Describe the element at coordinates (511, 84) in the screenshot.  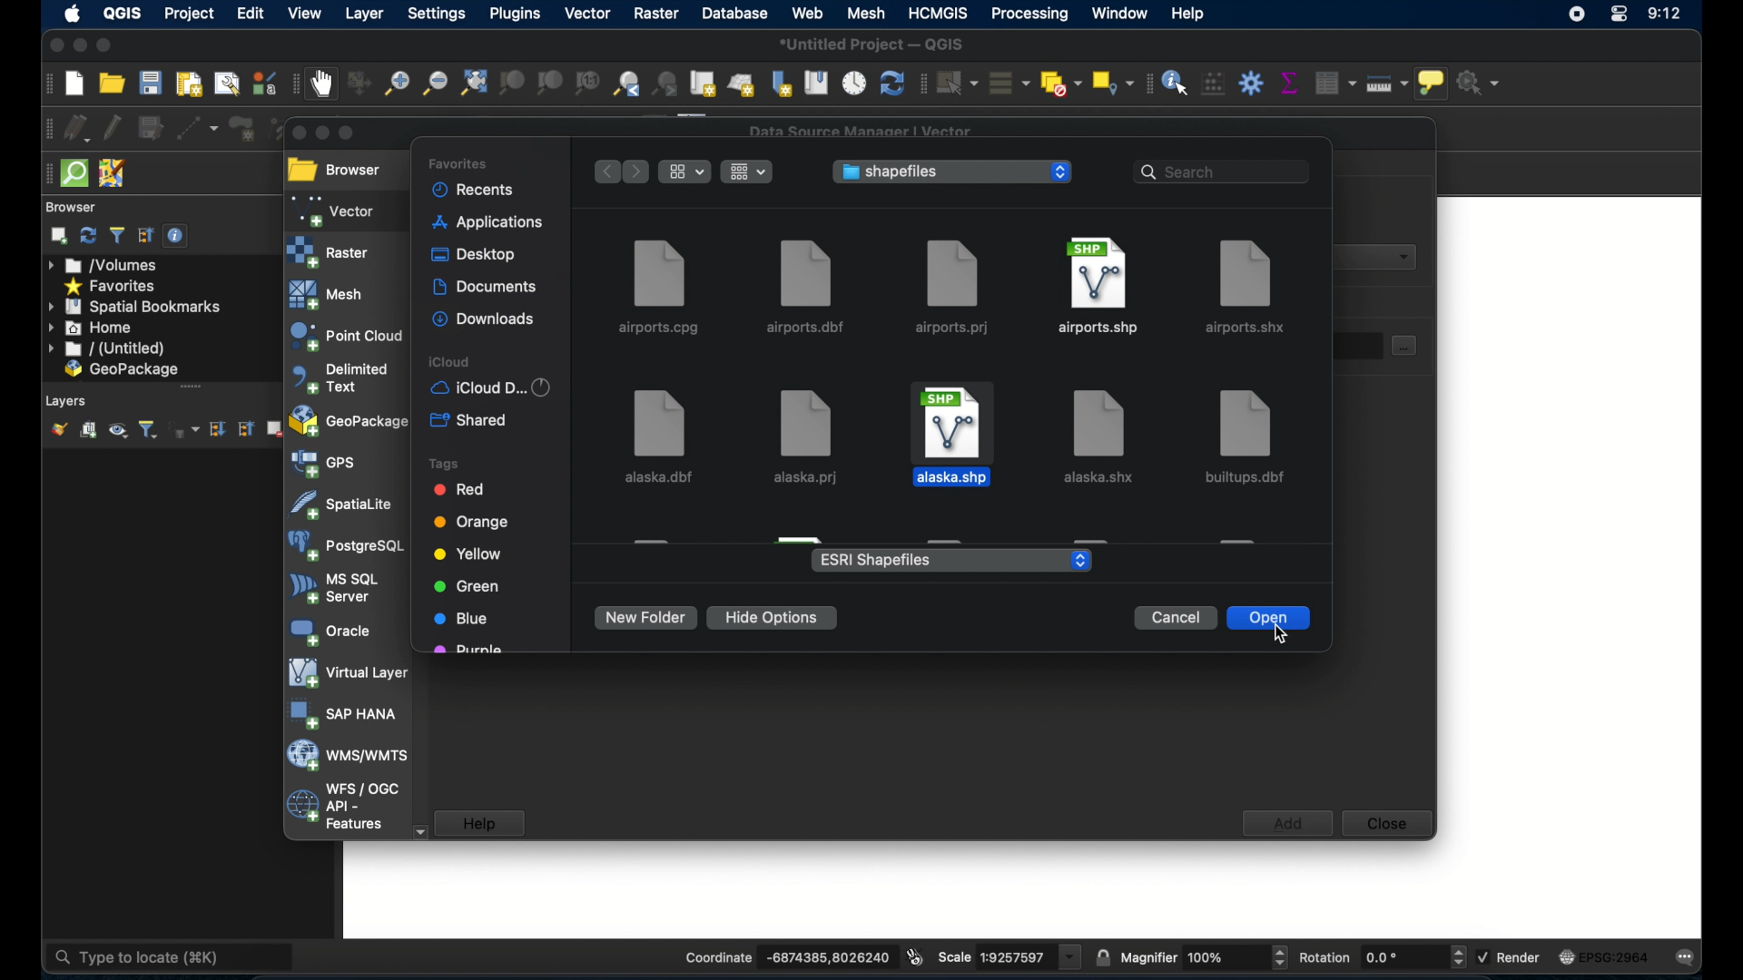
I see `zoom to selection` at that location.